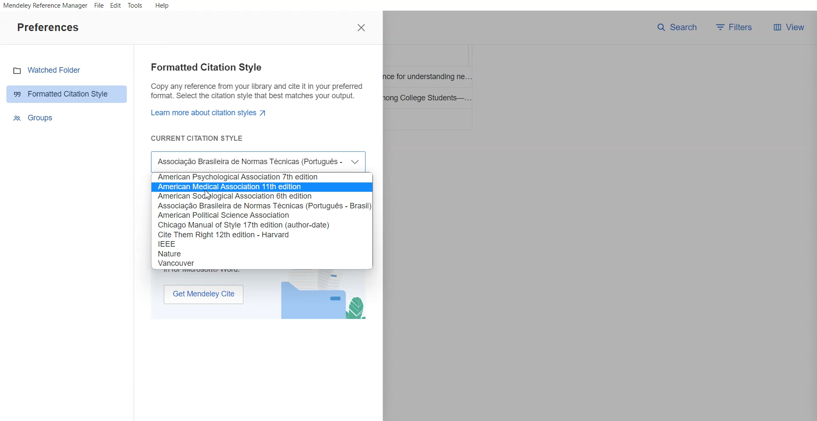 Image resolution: width=817 pixels, height=421 pixels. Describe the element at coordinates (67, 70) in the screenshot. I see `Watched Folder` at that location.